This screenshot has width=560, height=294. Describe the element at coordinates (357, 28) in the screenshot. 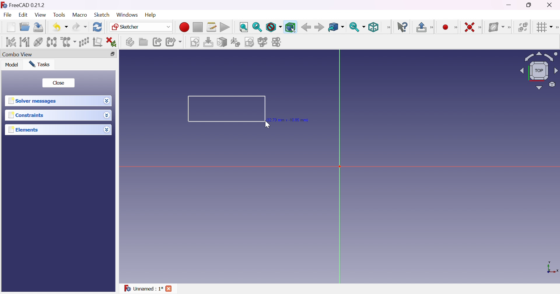

I see `Sync view` at that location.